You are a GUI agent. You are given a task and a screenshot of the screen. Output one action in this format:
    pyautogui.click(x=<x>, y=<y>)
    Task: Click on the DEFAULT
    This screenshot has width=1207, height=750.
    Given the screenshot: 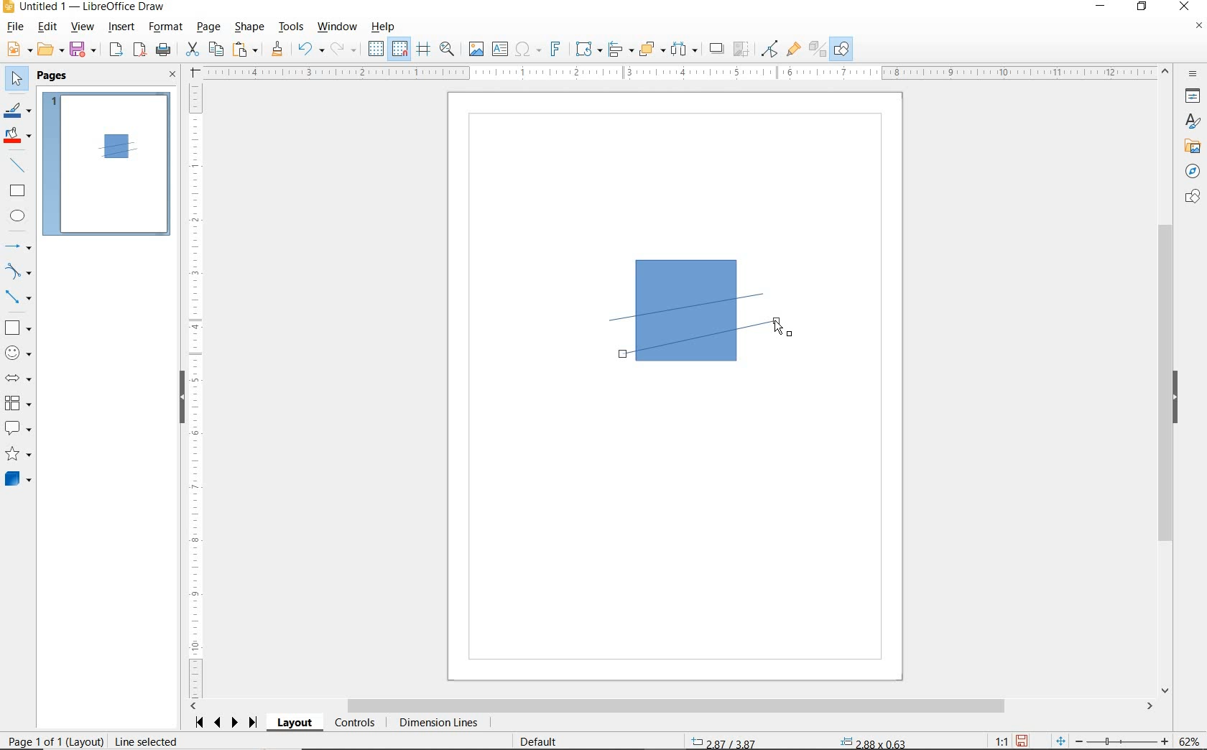 What is the action you would take?
    pyautogui.click(x=543, y=742)
    